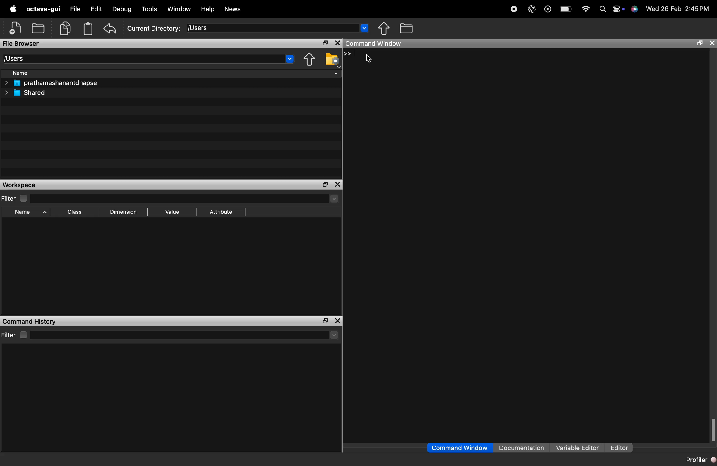 The image size is (717, 466). I want to click on Dimension, so click(125, 212).